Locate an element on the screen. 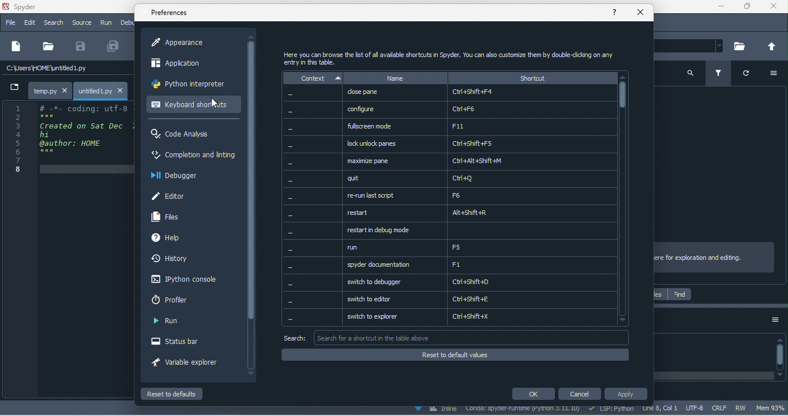 This screenshot has width=788, height=416. titled is located at coordinates (37, 7).